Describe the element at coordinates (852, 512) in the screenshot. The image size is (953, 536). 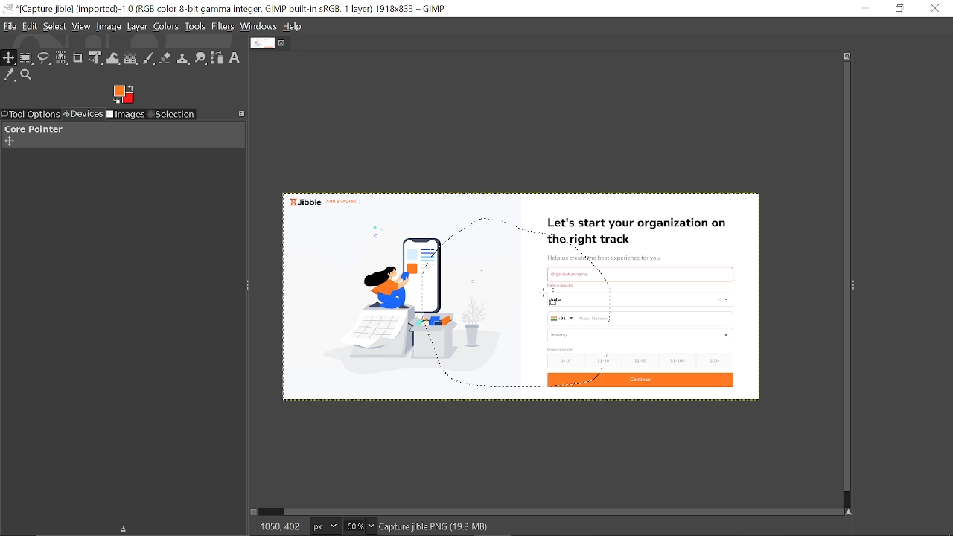
I see `Navigate this window` at that location.